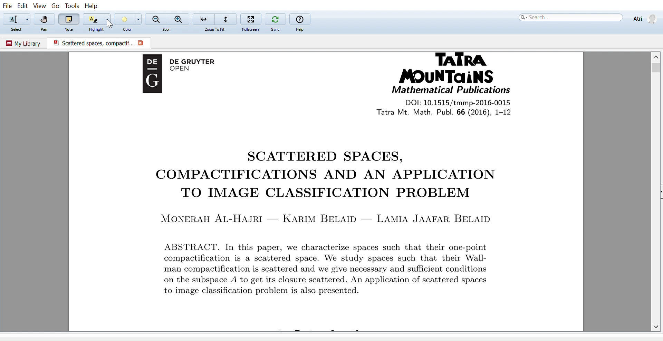  I want to click on Highlight options, so click(109, 19).